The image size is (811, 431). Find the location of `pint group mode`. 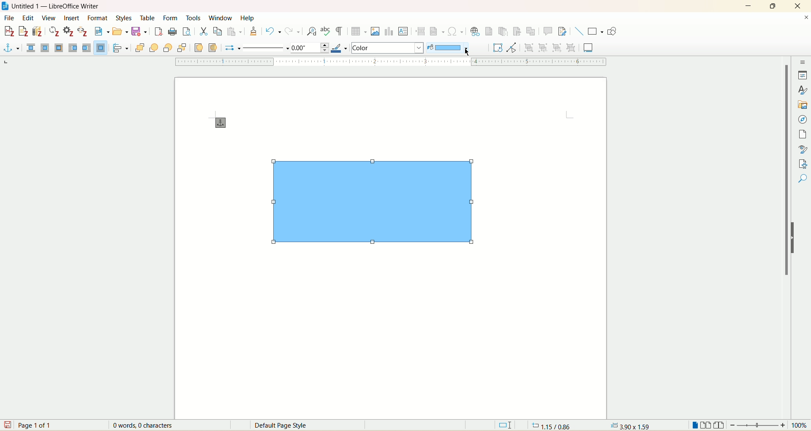

pint group mode is located at coordinates (512, 48).